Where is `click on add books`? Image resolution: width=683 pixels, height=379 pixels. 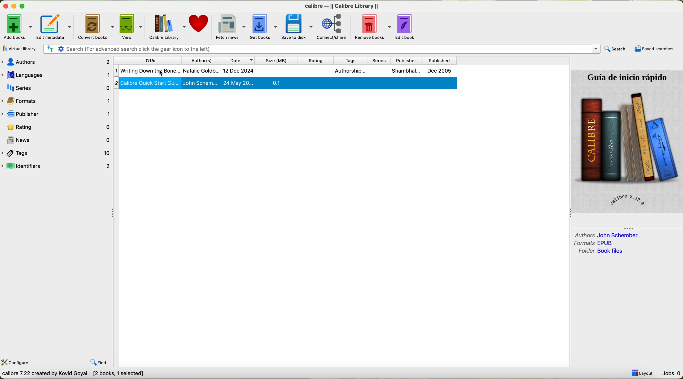
click on add books is located at coordinates (17, 26).